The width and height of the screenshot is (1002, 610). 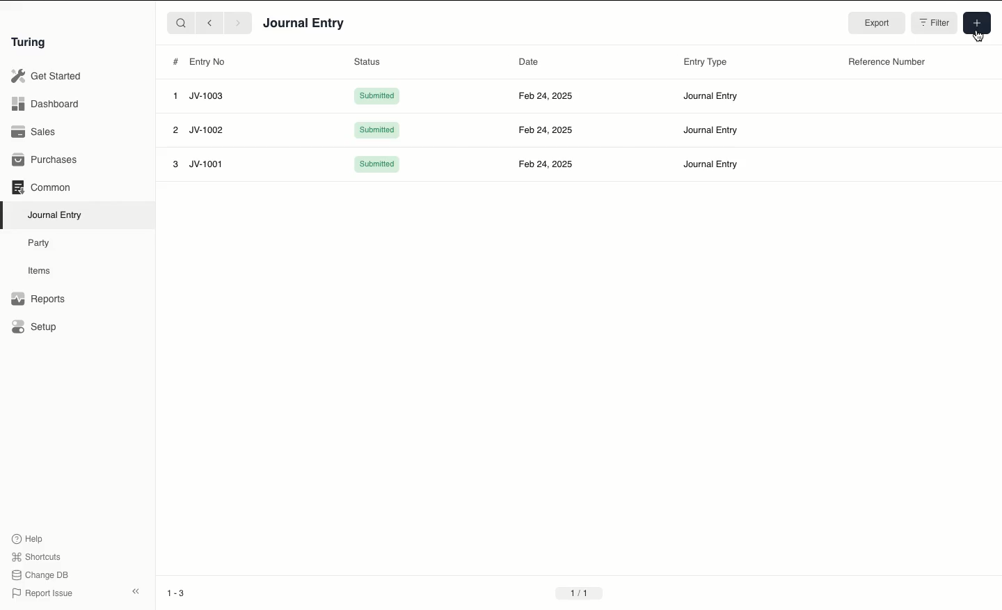 What do you see at coordinates (547, 162) in the screenshot?
I see `Feb 24, 2025` at bounding box center [547, 162].